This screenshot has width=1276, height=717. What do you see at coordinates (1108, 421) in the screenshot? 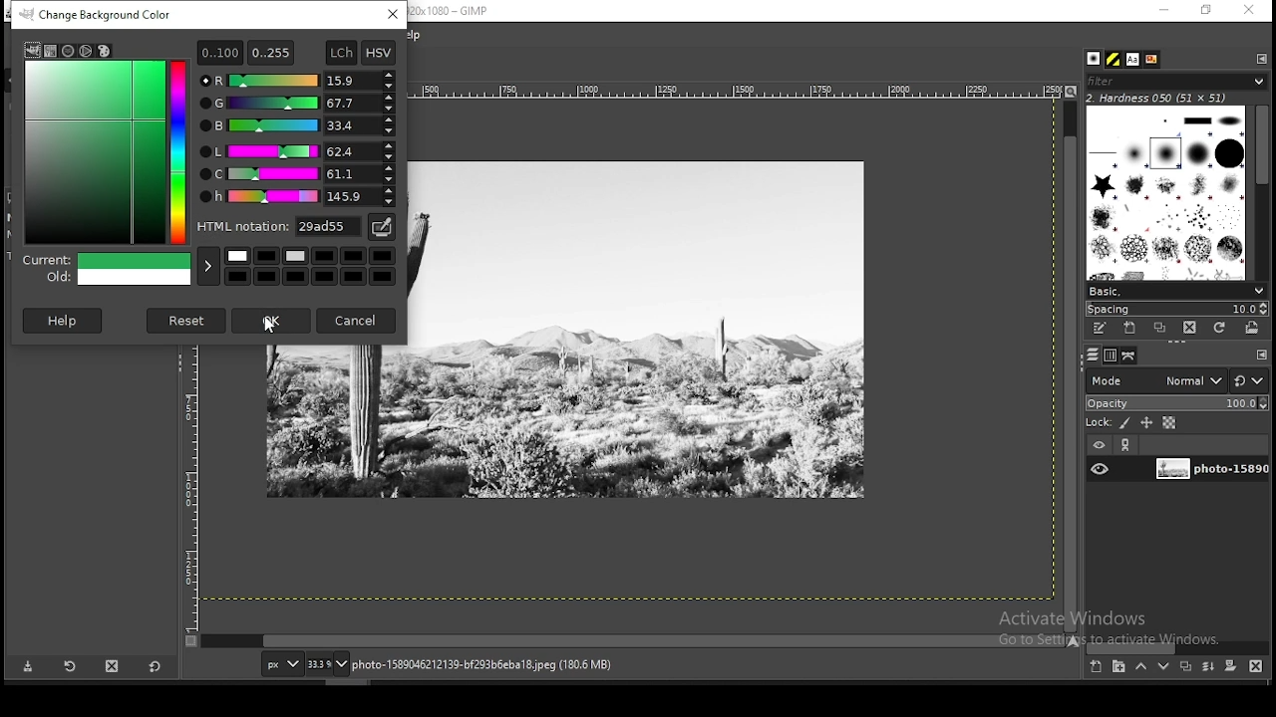
I see `lock pixels` at bounding box center [1108, 421].